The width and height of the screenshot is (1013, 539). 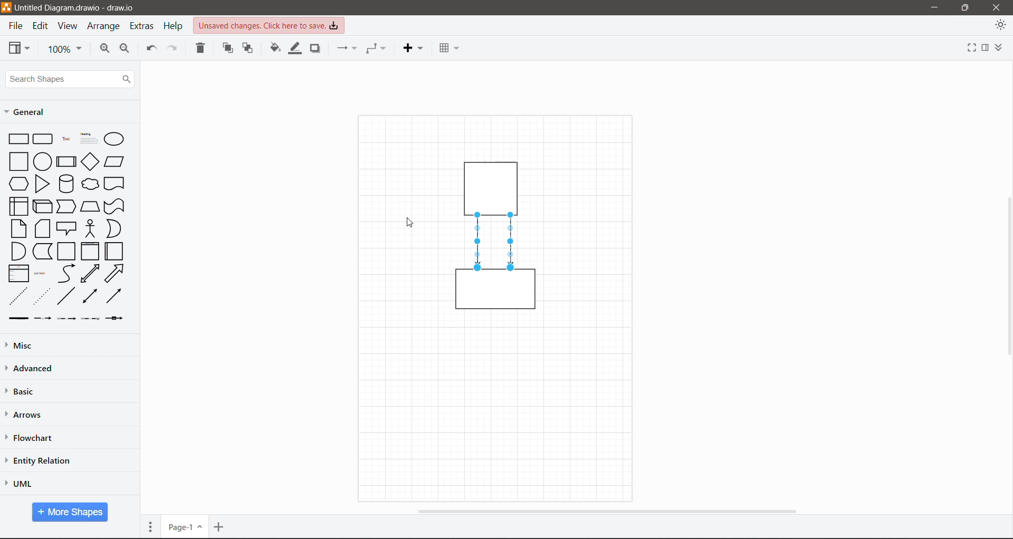 What do you see at coordinates (17, 273) in the screenshot?
I see `List` at bounding box center [17, 273].